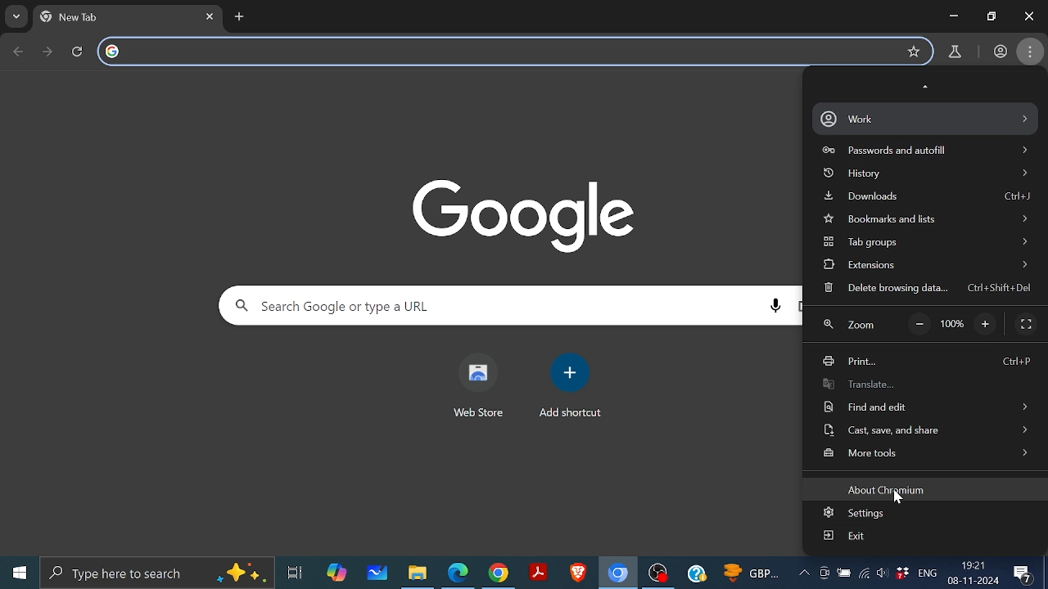  I want to click on Close window, so click(1029, 16).